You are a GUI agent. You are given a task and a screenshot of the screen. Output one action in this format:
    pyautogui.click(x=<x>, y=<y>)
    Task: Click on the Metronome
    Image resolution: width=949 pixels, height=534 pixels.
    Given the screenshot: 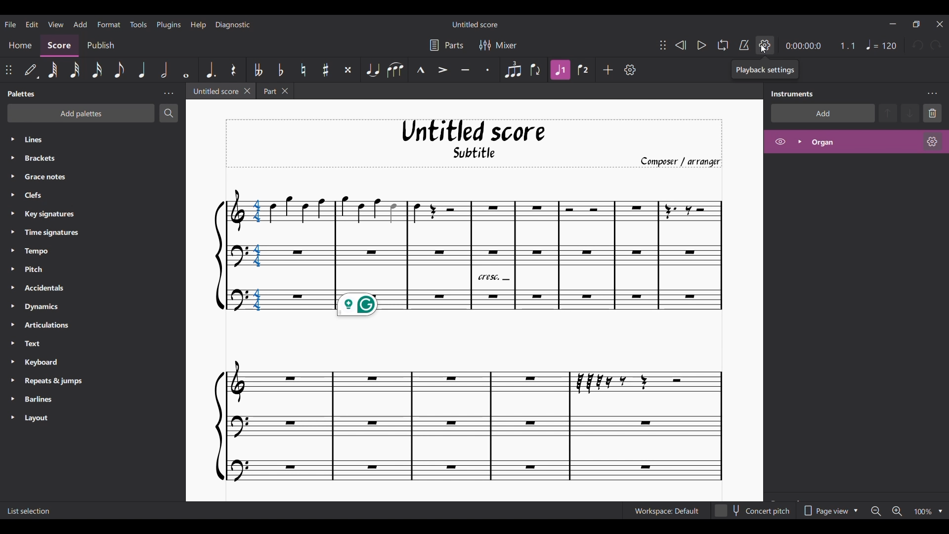 What is the action you would take?
    pyautogui.click(x=744, y=44)
    